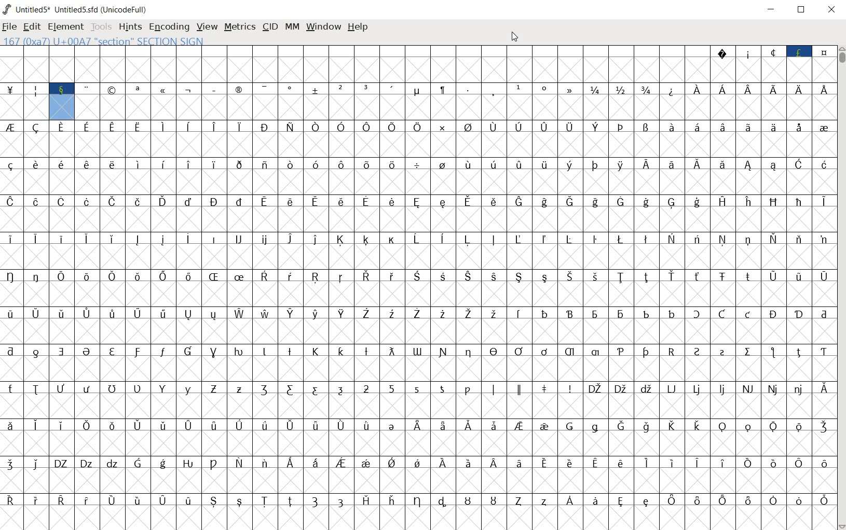  Describe the element at coordinates (50, 512) in the screenshot. I see `` at that location.